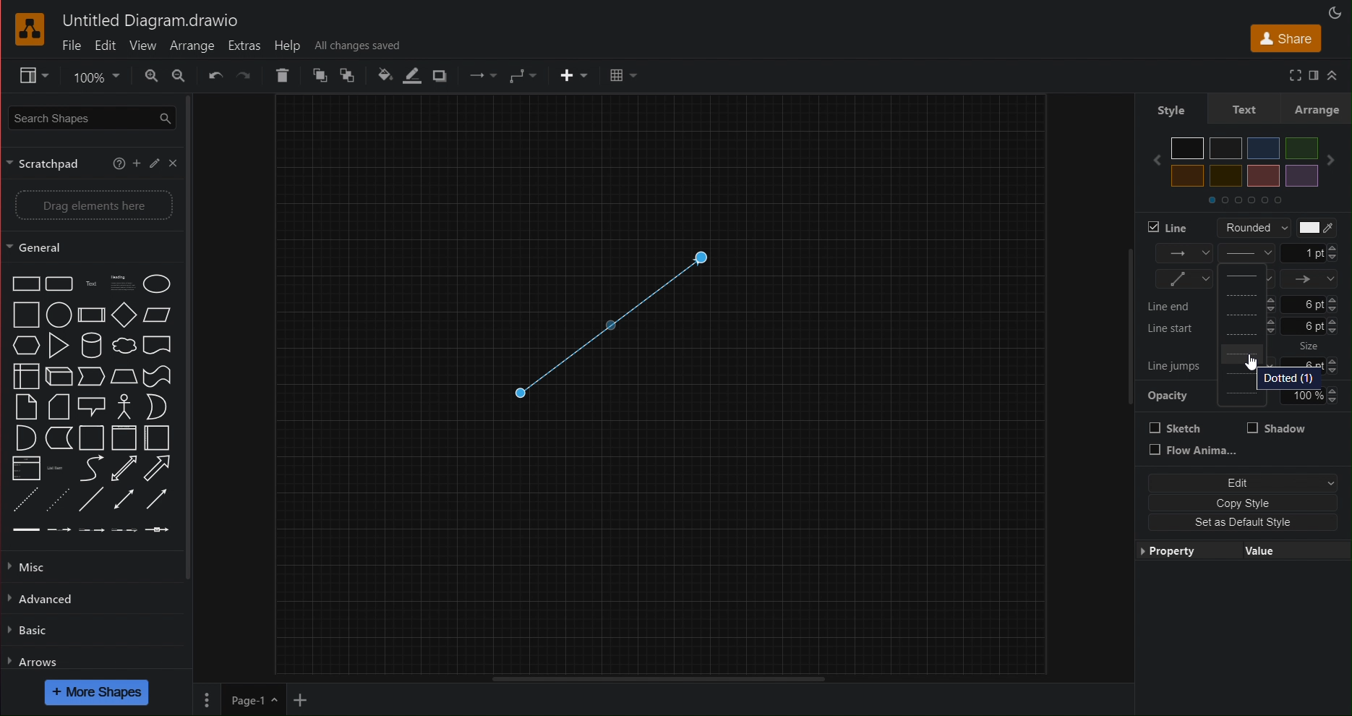  I want to click on Straight Line (selected), so click(607, 326).